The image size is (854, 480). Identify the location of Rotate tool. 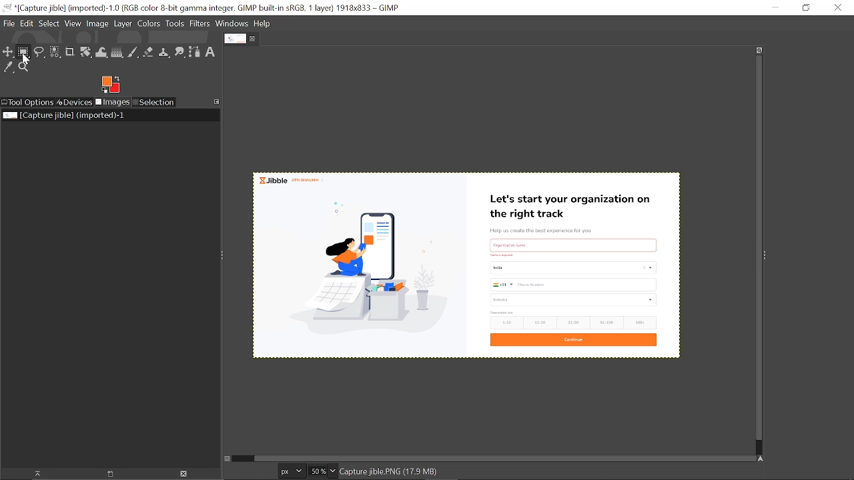
(85, 53).